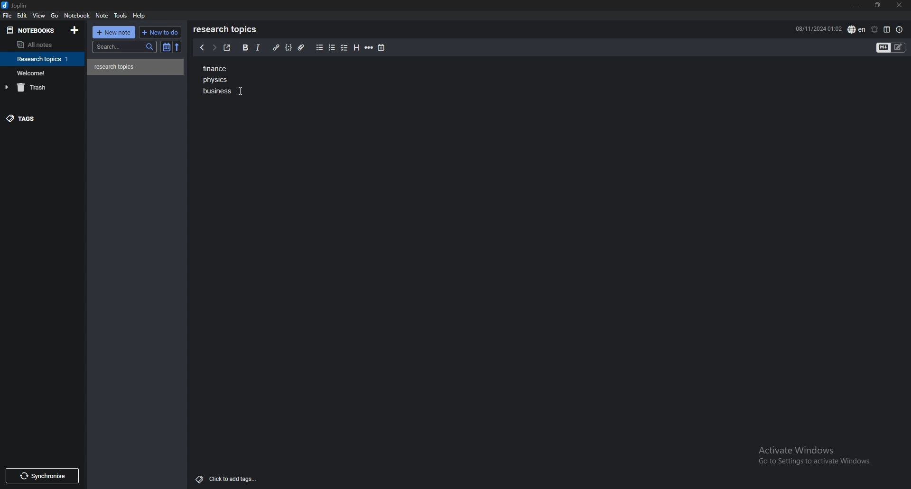  What do you see at coordinates (216, 69) in the screenshot?
I see `france` at bounding box center [216, 69].